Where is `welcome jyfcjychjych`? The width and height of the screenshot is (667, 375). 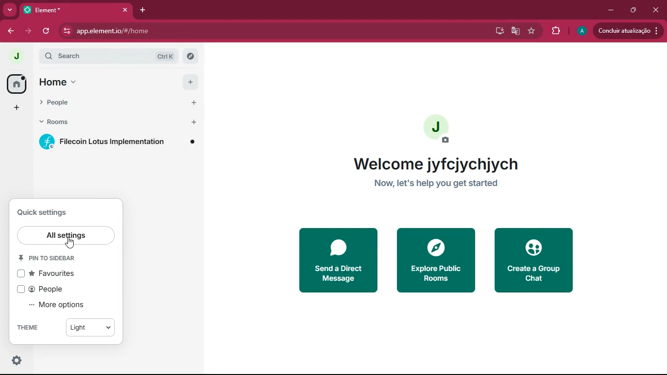
welcome jyfcjychjych is located at coordinates (436, 163).